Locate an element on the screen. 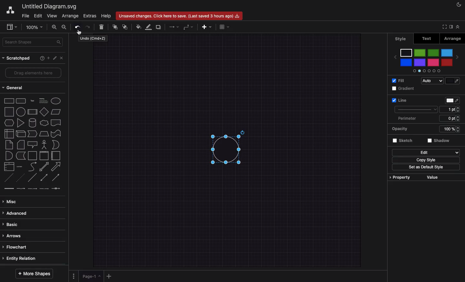 This screenshot has width=465, height=282. Set as default style is located at coordinates (427, 167).